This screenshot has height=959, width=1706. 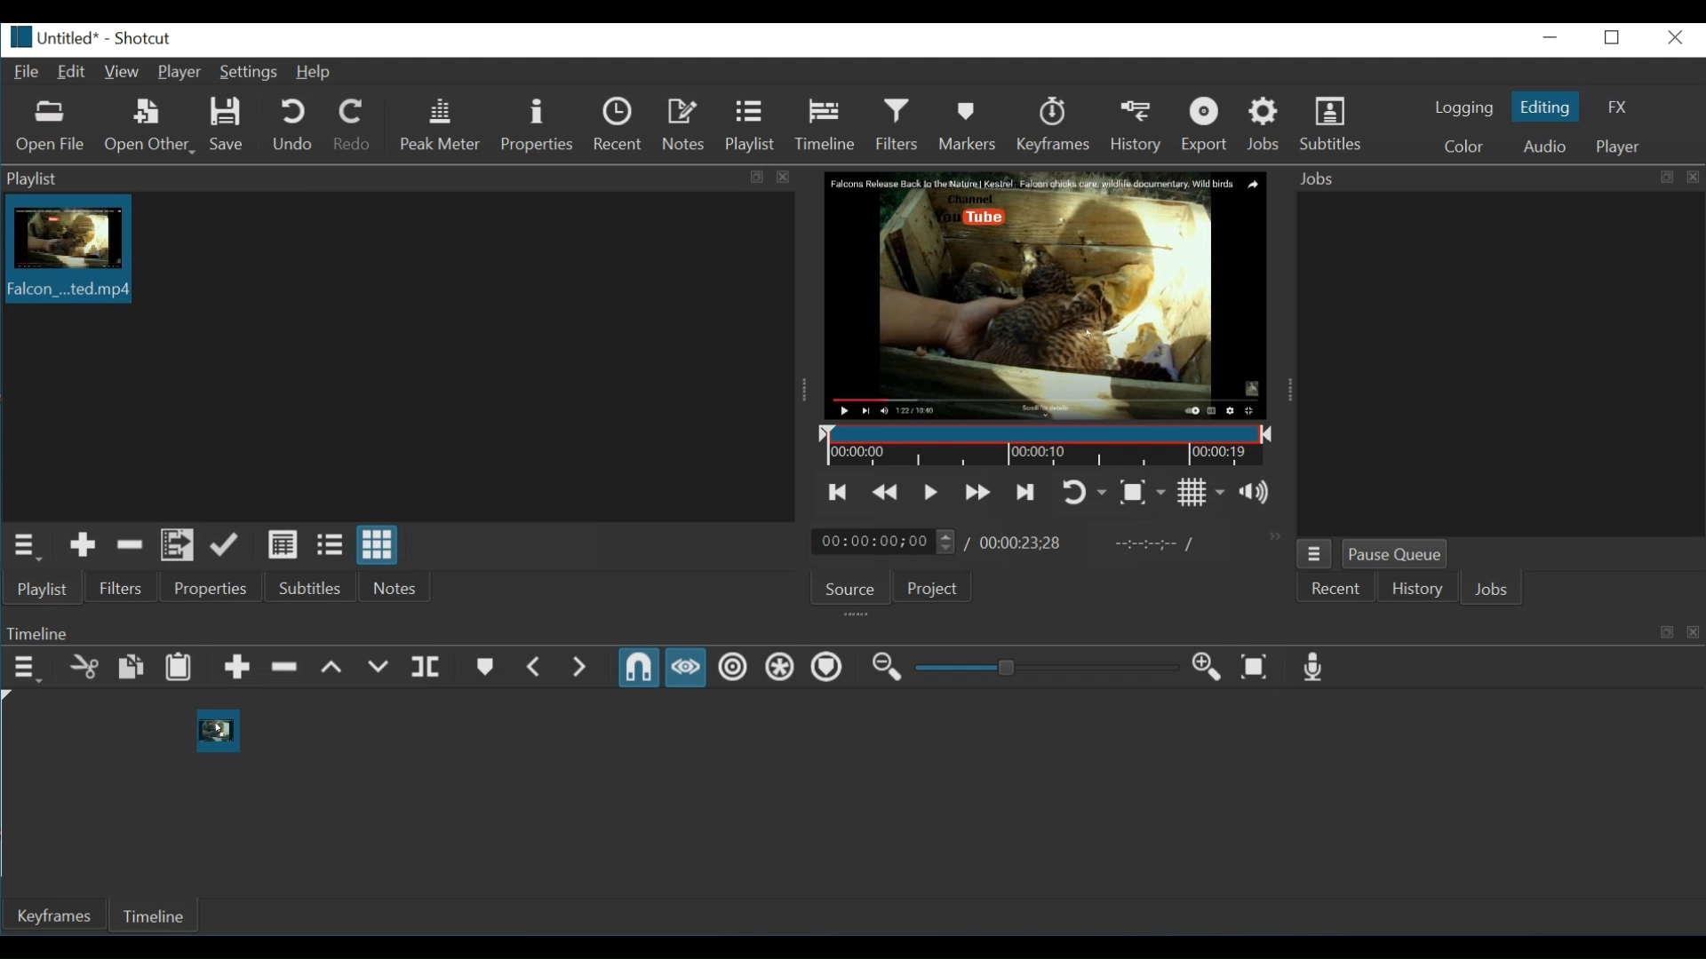 I want to click on View as icon, so click(x=379, y=544).